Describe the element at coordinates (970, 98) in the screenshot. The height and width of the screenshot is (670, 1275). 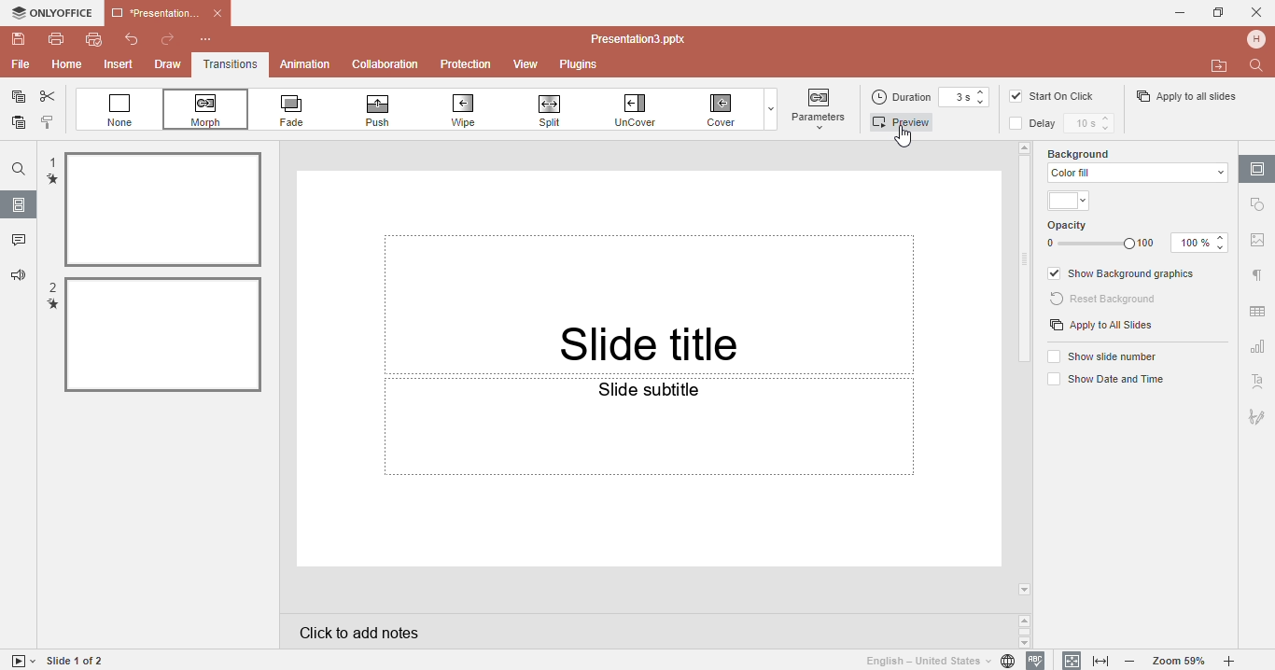
I see `Duration time` at that location.